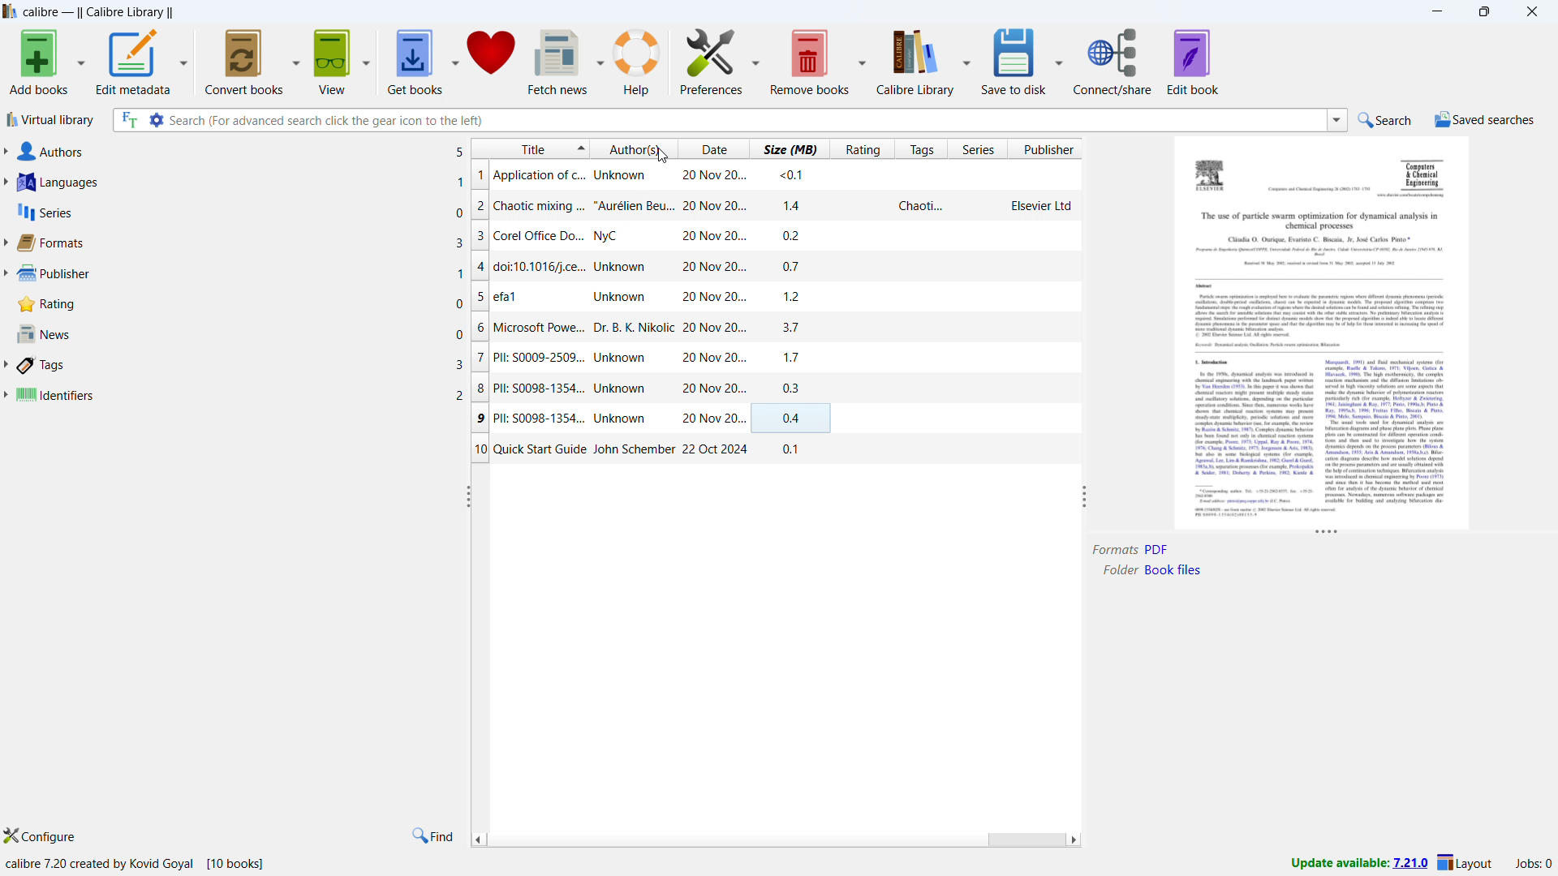  Describe the element at coordinates (1250, 437) in the screenshot. I see `` at that location.